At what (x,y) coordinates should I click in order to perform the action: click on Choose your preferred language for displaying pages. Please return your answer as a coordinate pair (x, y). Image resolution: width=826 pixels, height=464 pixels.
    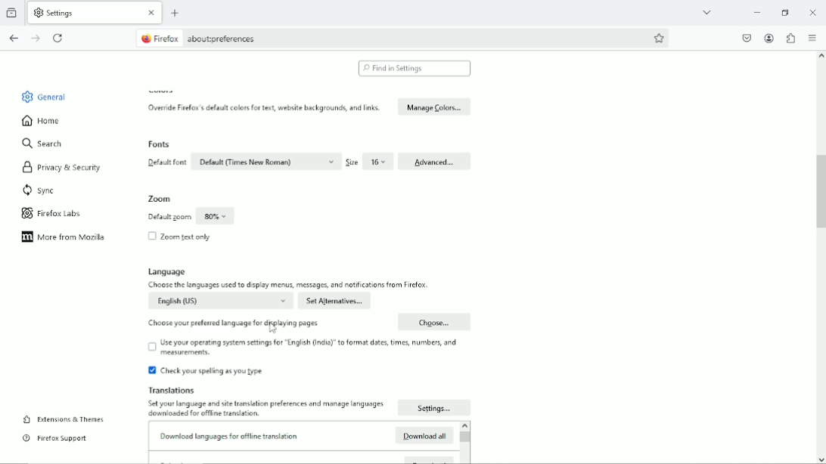
    Looking at the image, I should click on (233, 323).